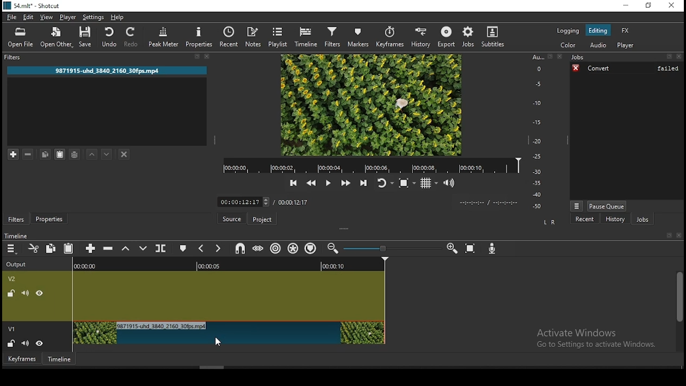  I want to click on timeline menu, so click(11, 249).